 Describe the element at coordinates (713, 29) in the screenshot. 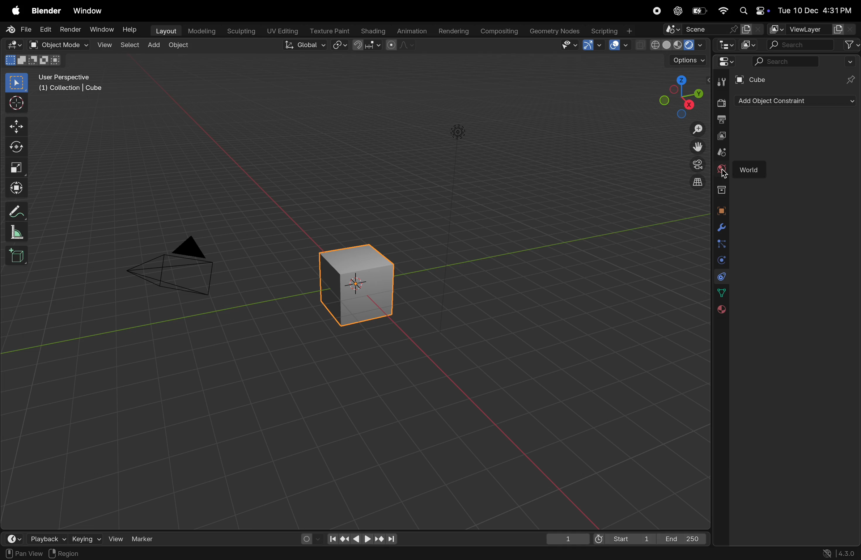

I see `scene` at that location.